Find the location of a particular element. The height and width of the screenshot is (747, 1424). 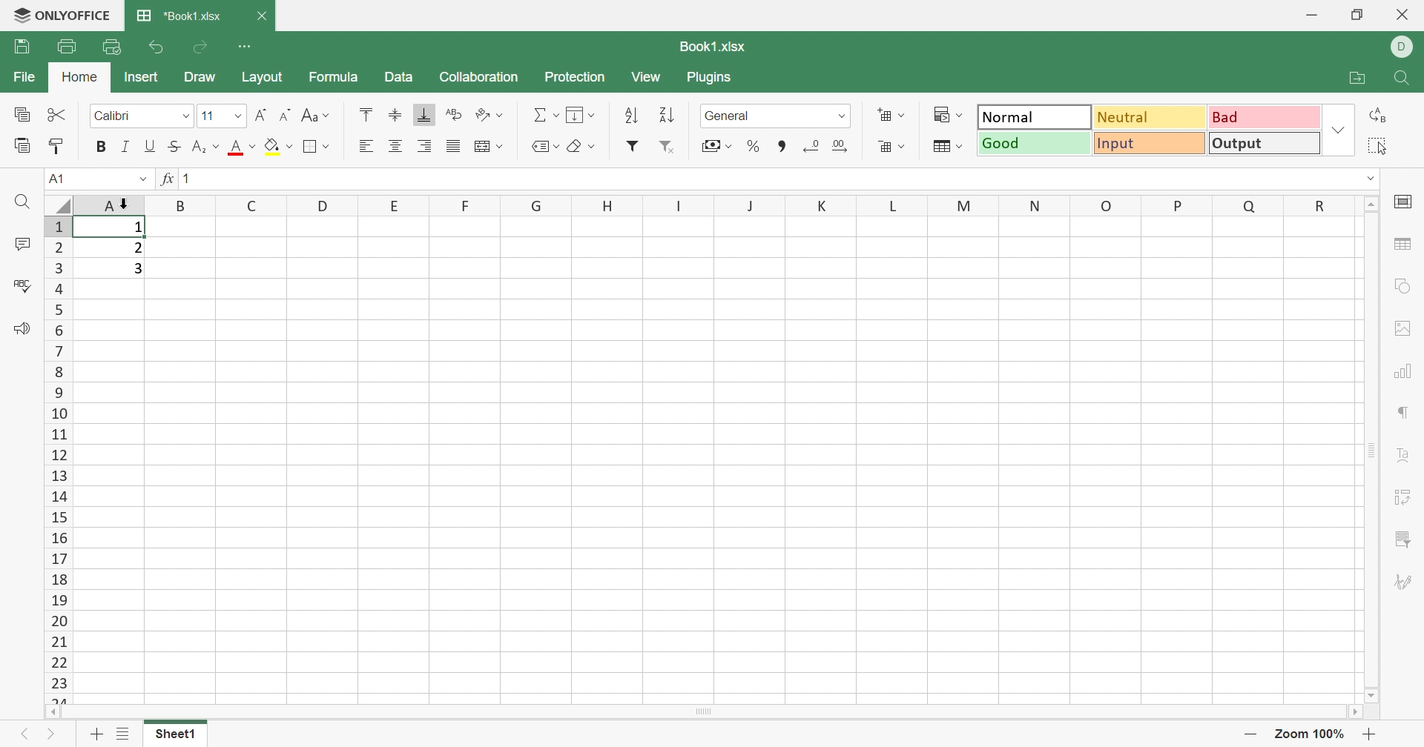

Scroll bar is located at coordinates (1371, 450).